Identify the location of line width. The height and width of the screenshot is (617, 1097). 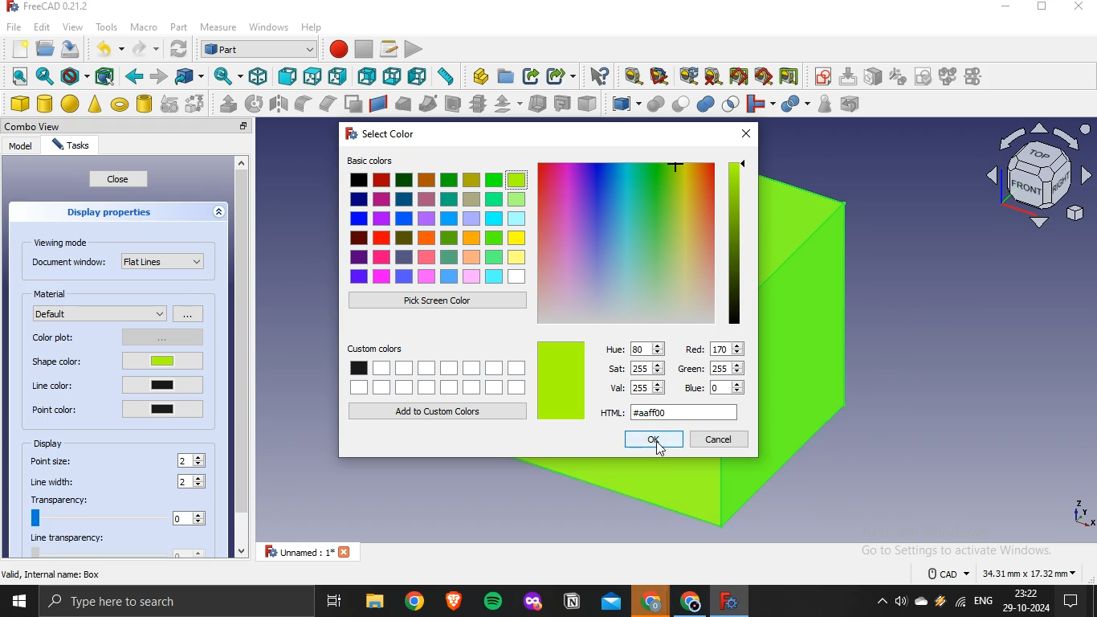
(55, 482).